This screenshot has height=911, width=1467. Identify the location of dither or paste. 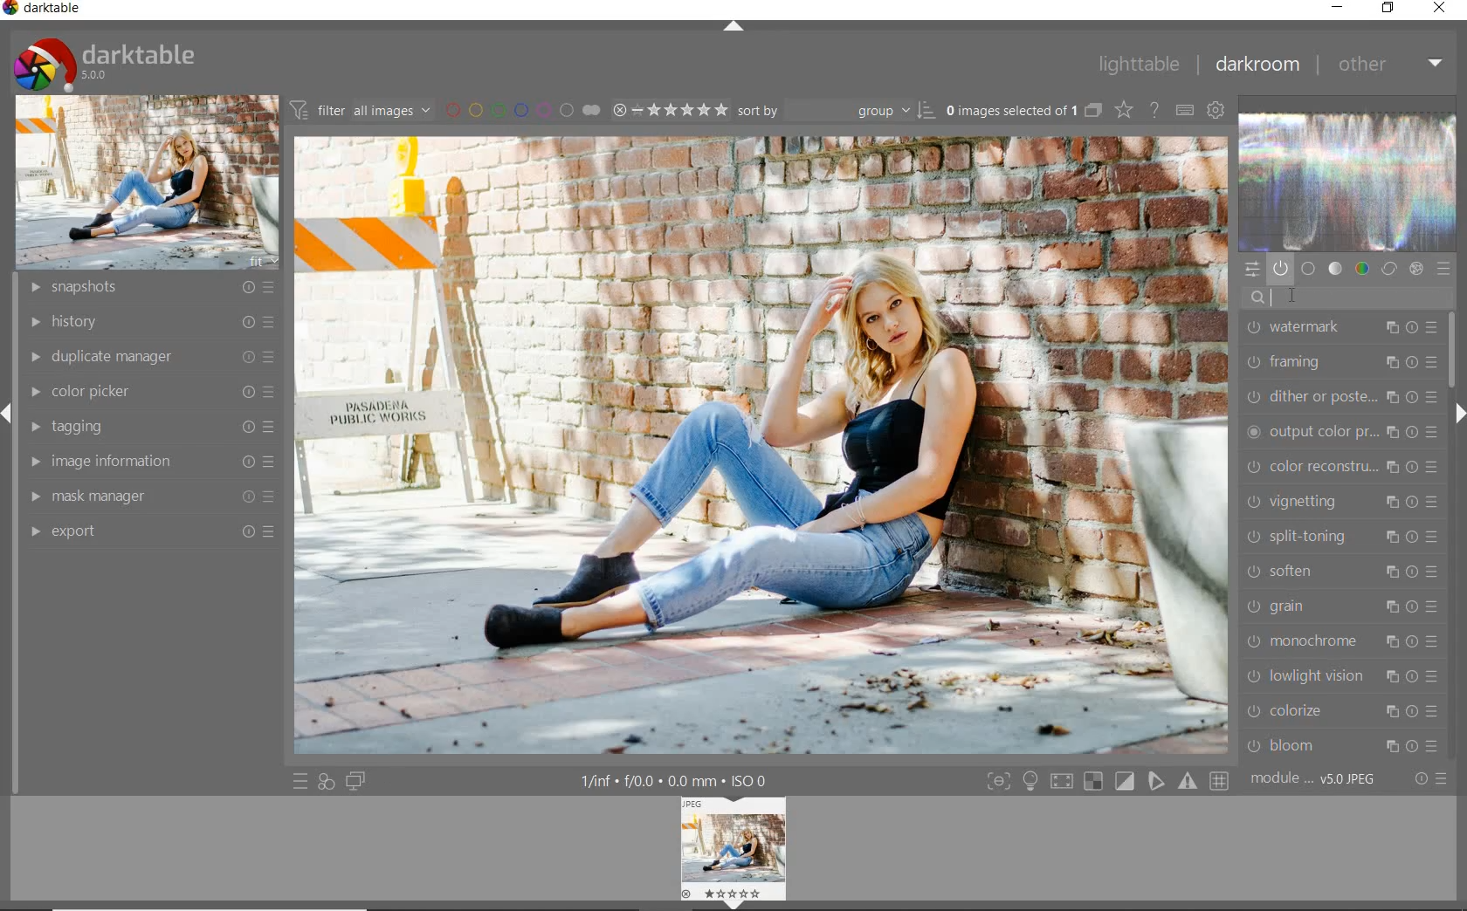
(1340, 400).